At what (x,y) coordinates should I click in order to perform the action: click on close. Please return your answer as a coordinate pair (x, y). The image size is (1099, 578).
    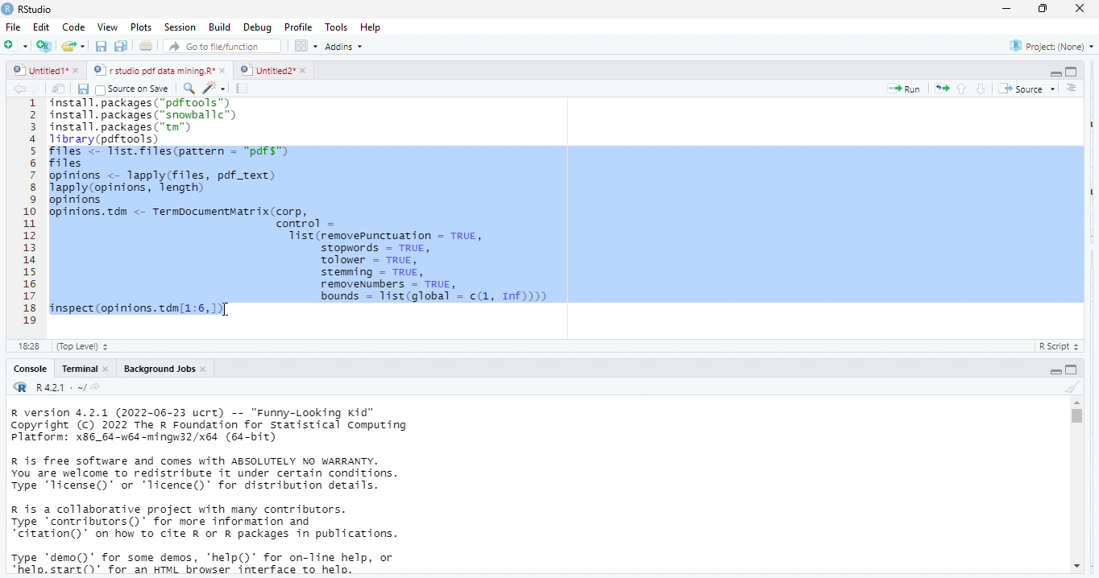
    Looking at the image, I should click on (106, 369).